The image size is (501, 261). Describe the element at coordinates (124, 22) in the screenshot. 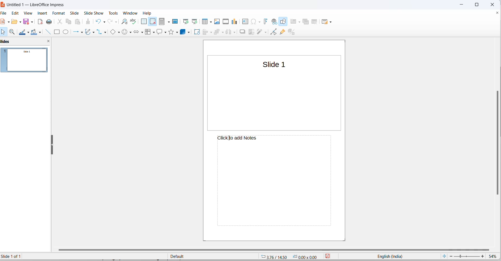

I see `find and replace` at that location.